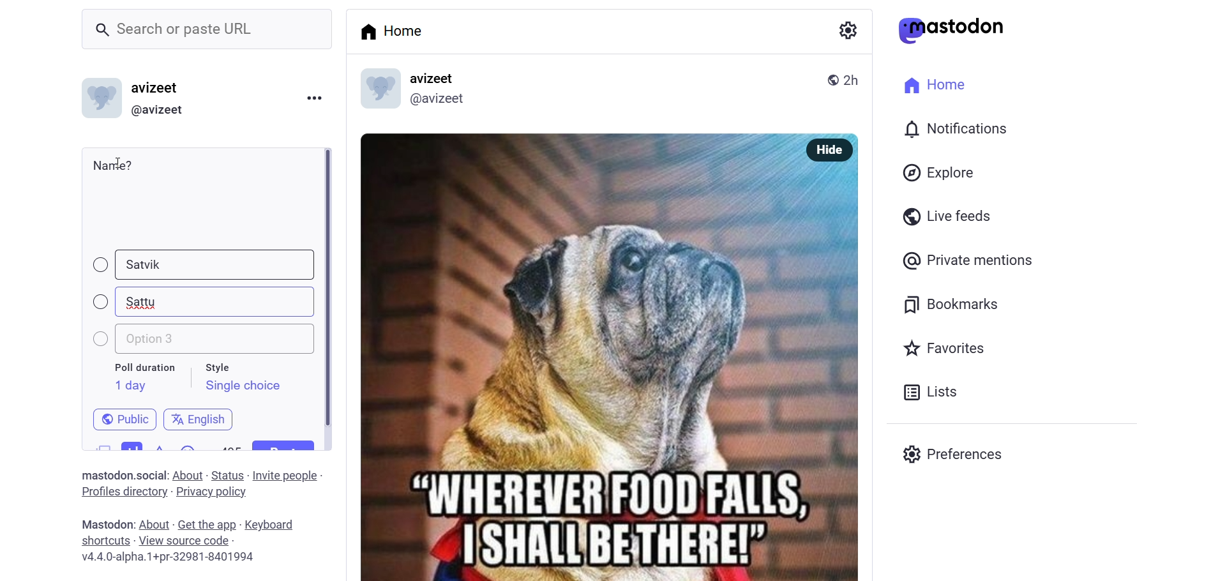 Image resolution: width=1218 pixels, height=581 pixels. I want to click on private mention, so click(969, 260).